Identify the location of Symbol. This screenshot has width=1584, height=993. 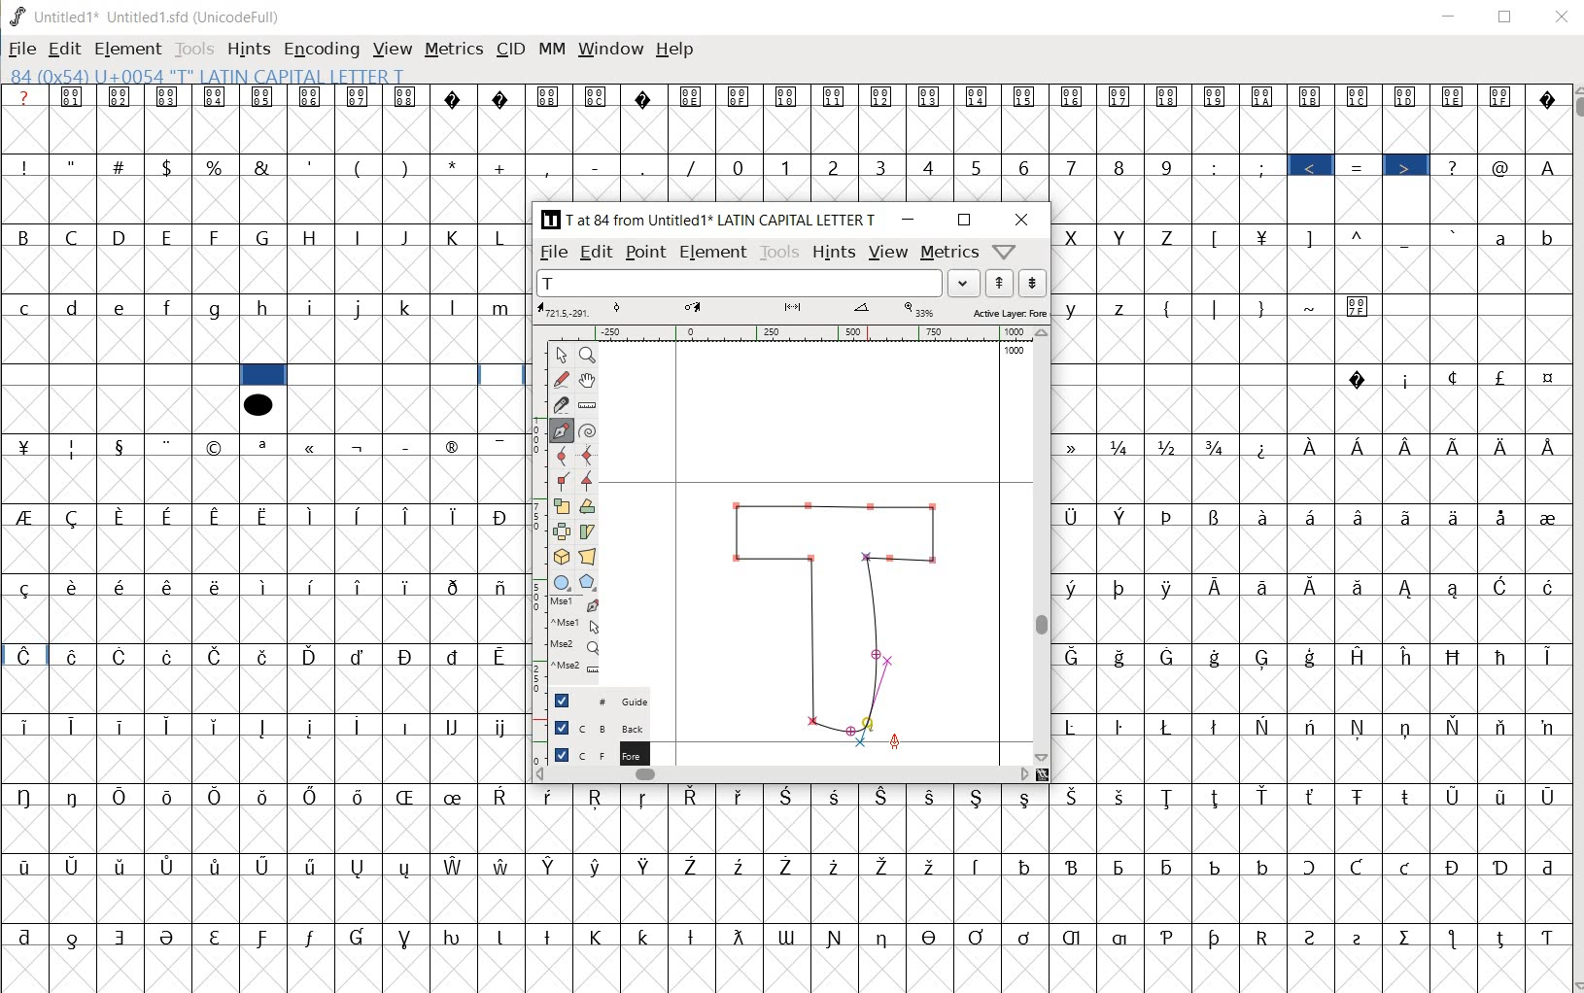
(838, 866).